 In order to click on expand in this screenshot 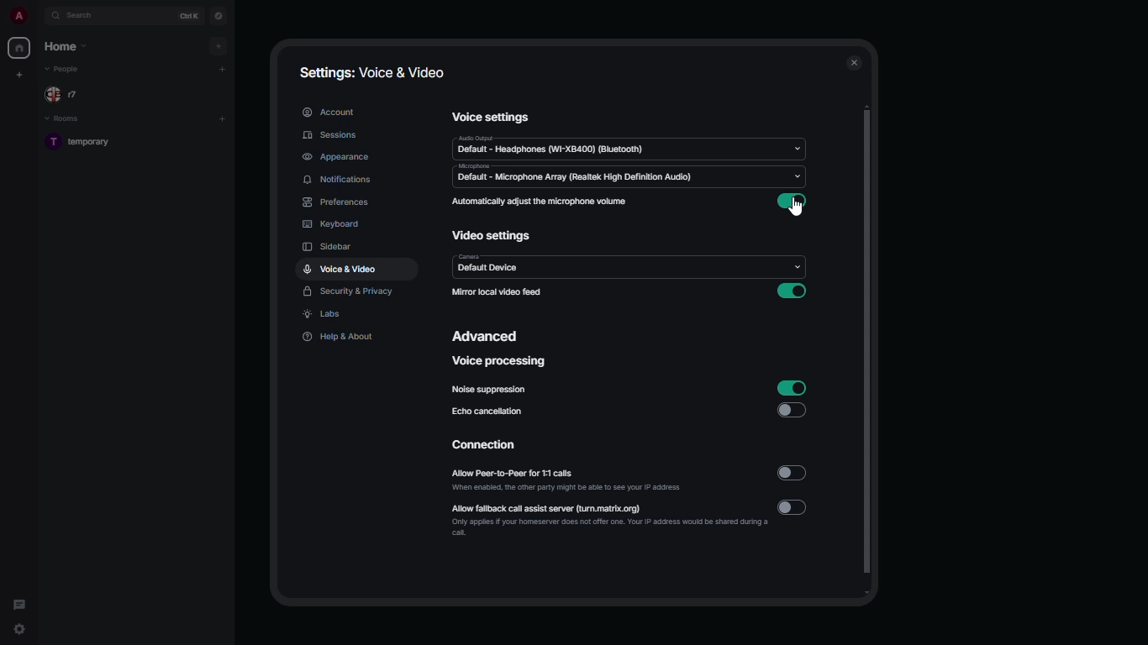, I will do `click(39, 16)`.